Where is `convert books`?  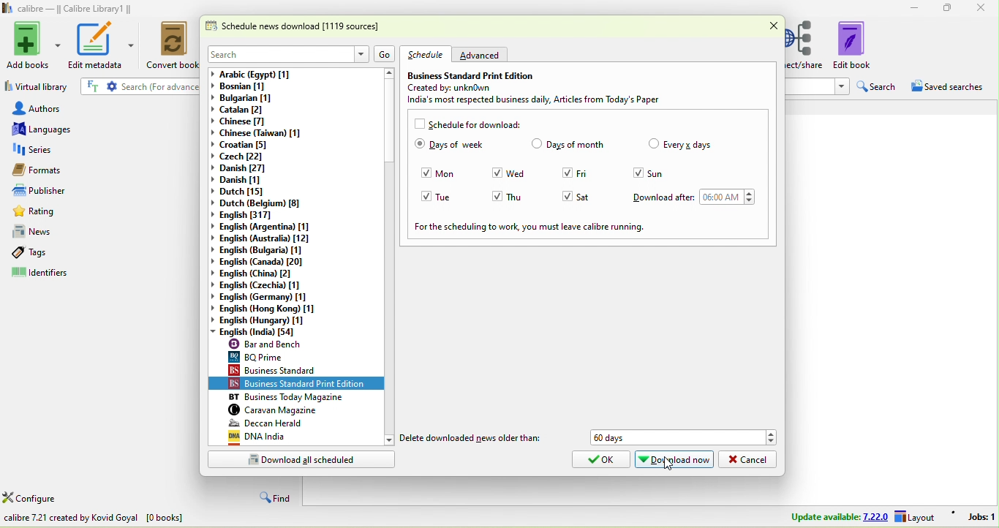 convert books is located at coordinates (171, 46).